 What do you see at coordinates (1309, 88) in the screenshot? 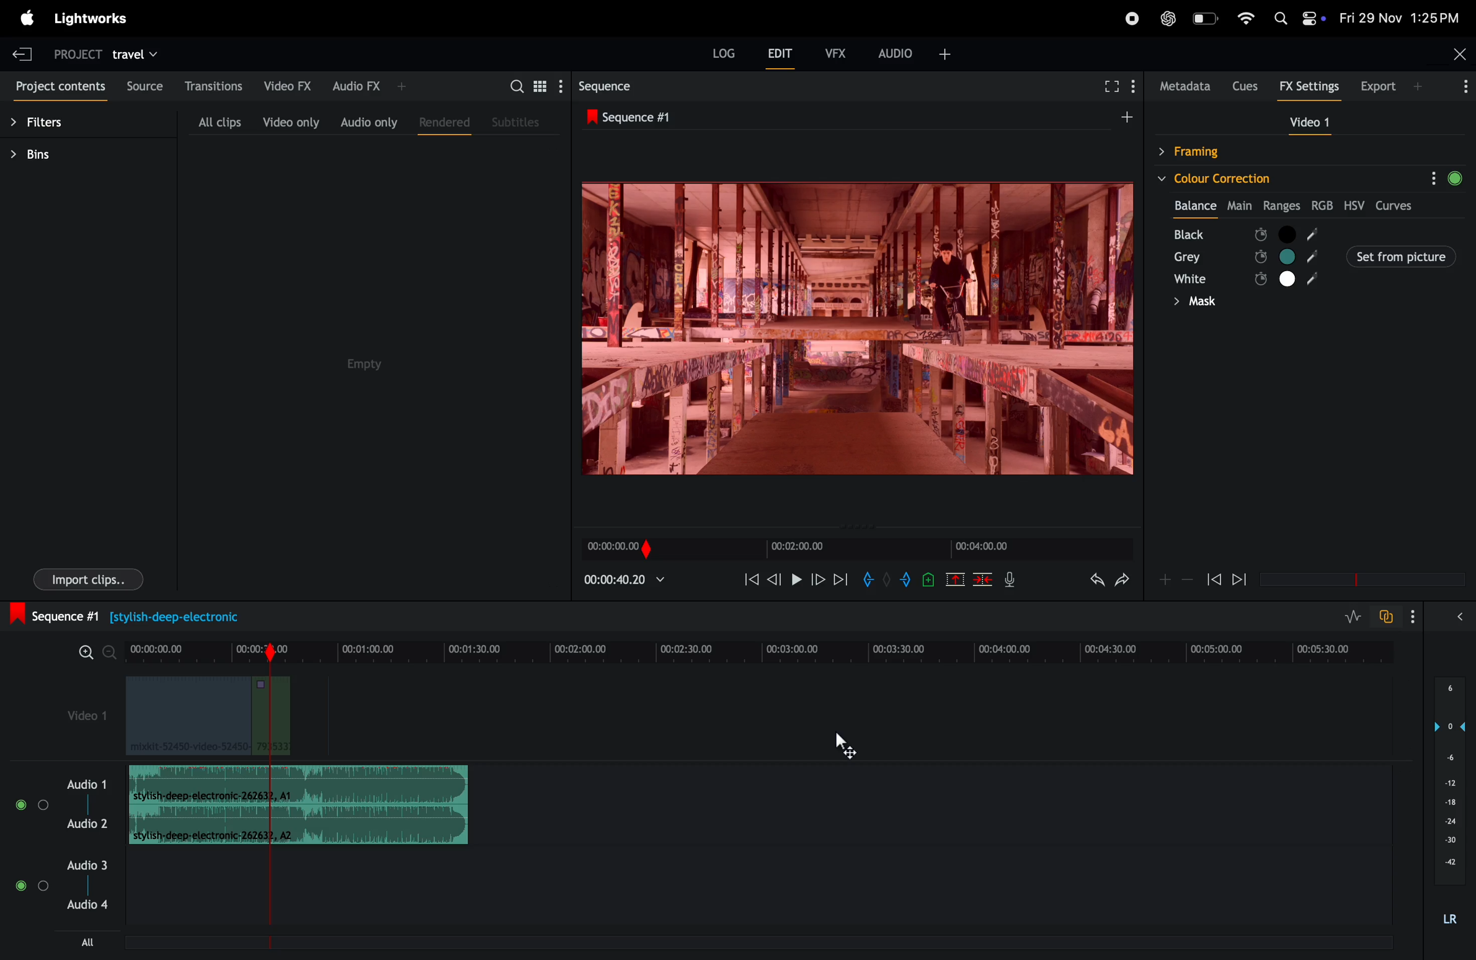
I see `Fx settings` at bounding box center [1309, 88].